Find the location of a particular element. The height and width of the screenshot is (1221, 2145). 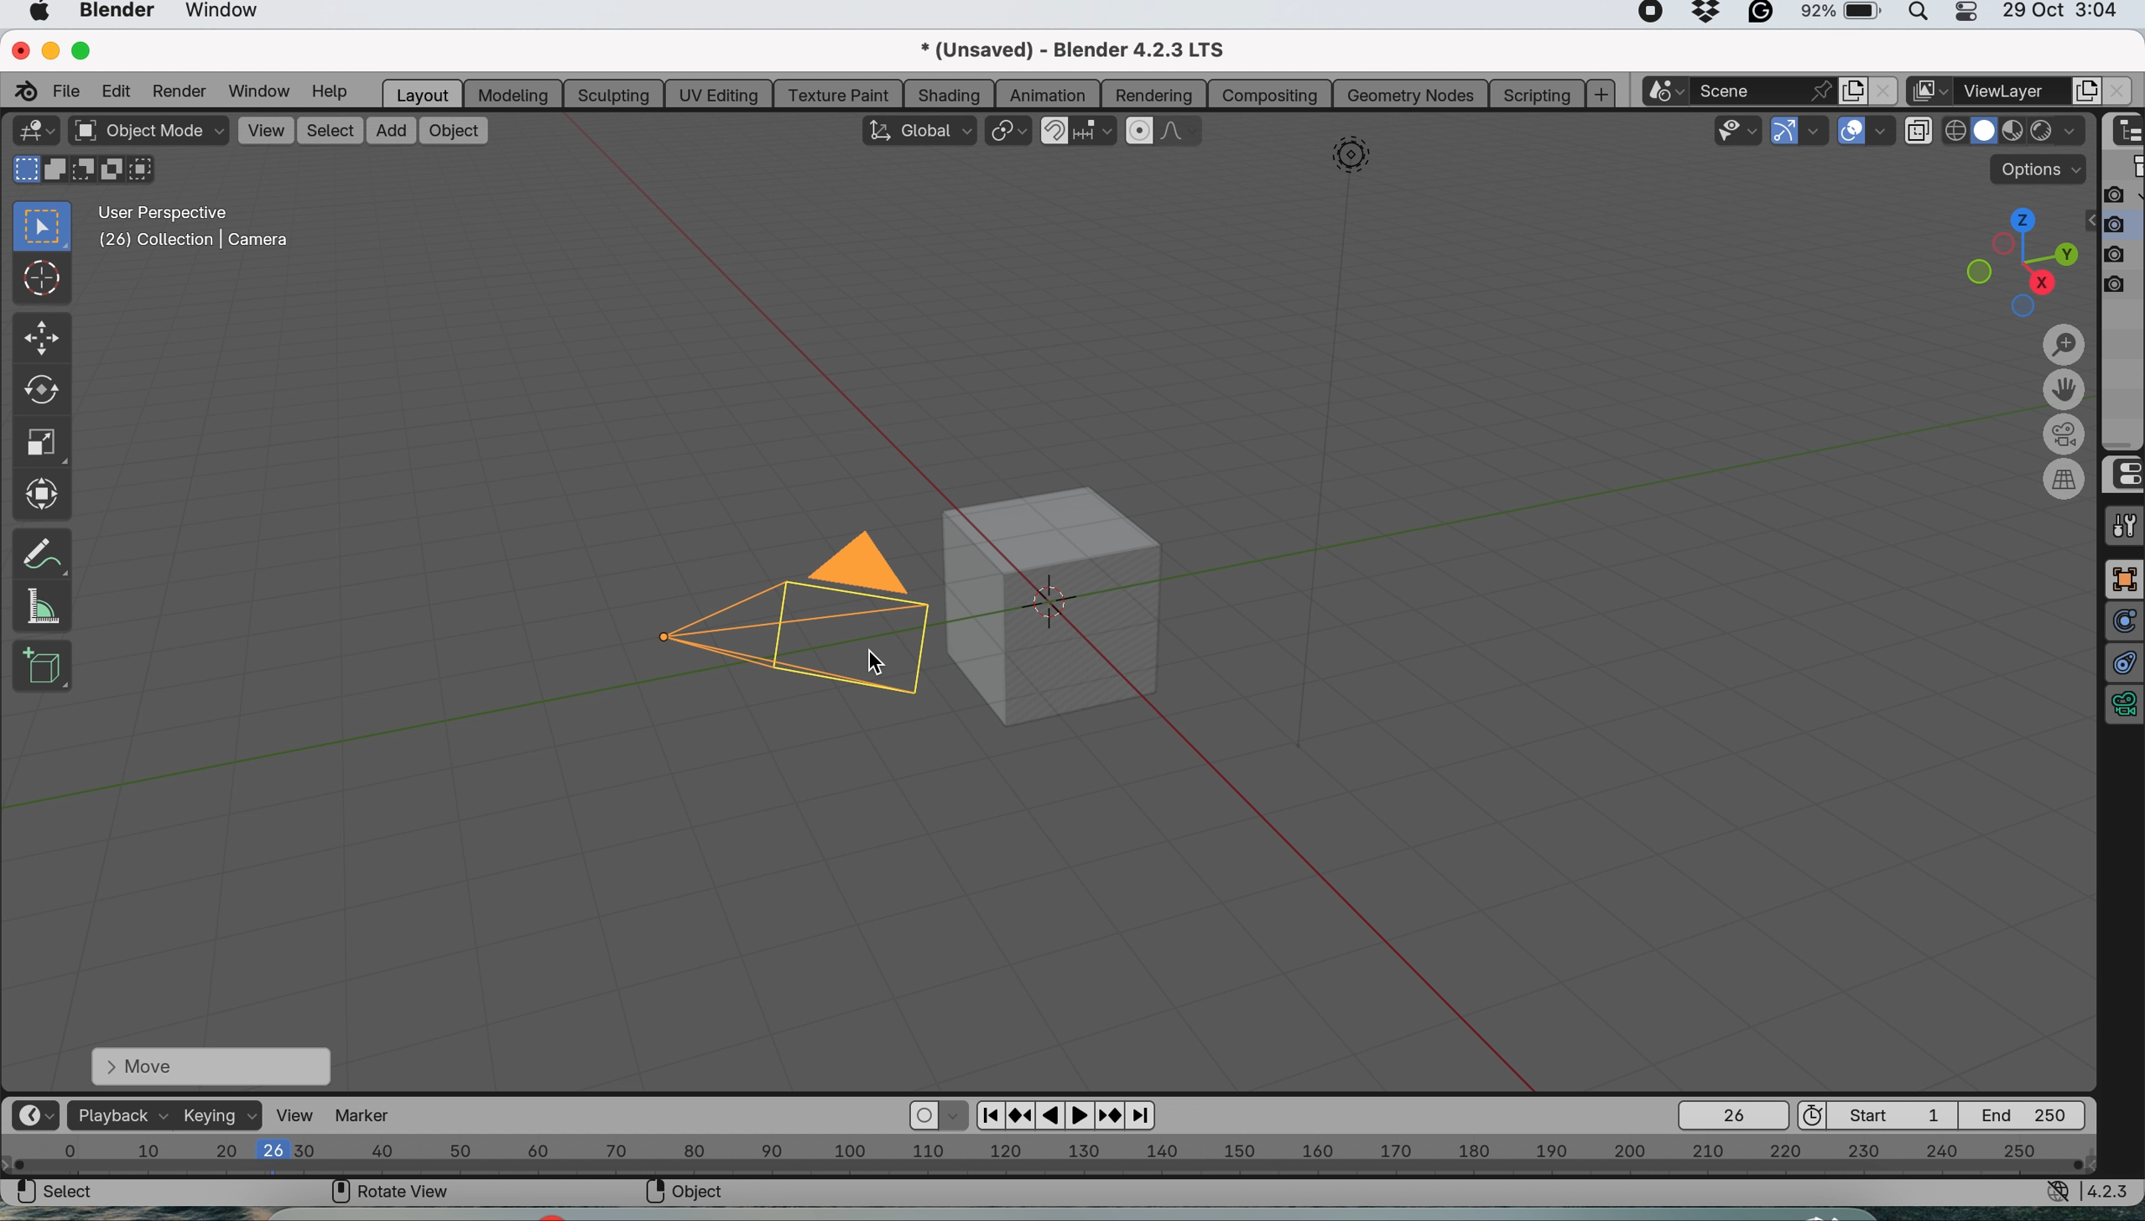

layout is located at coordinates (420, 93).